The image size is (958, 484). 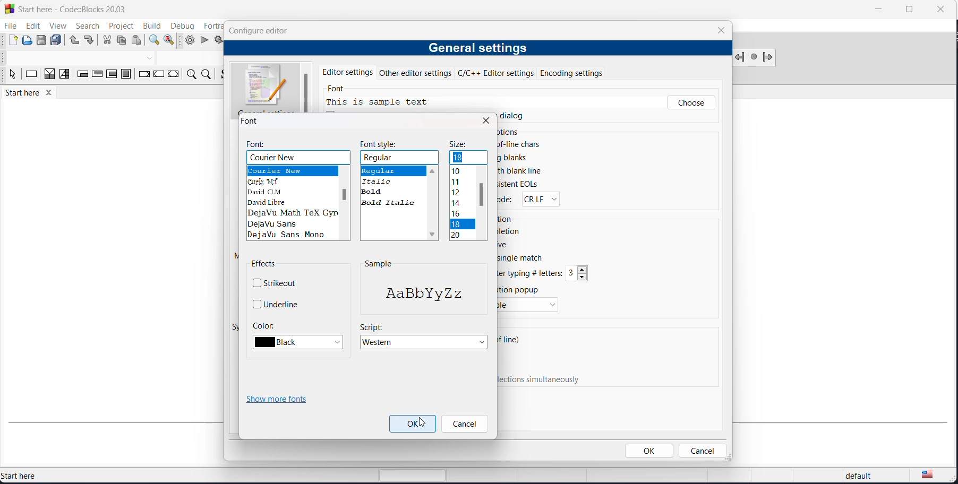 I want to click on build, so click(x=190, y=40).